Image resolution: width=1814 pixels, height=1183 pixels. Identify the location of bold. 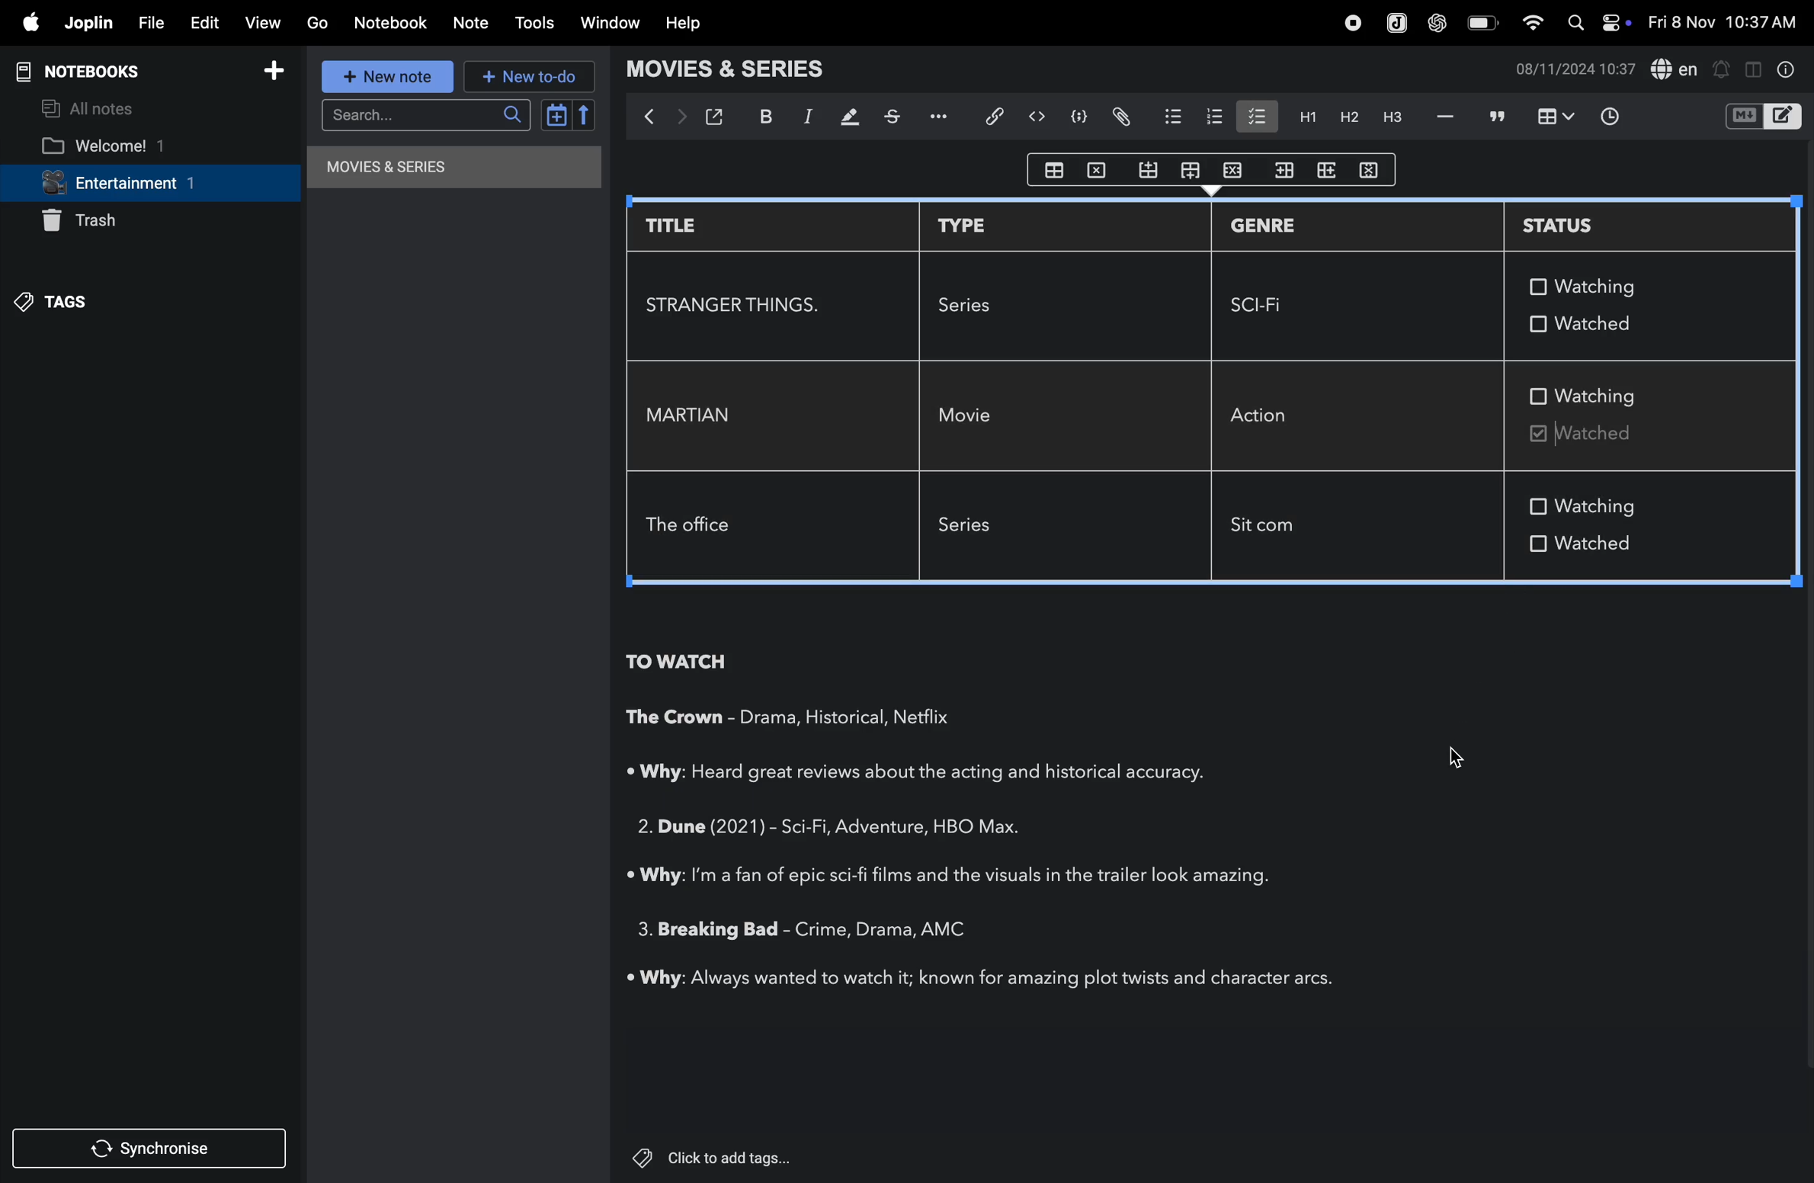
(766, 116).